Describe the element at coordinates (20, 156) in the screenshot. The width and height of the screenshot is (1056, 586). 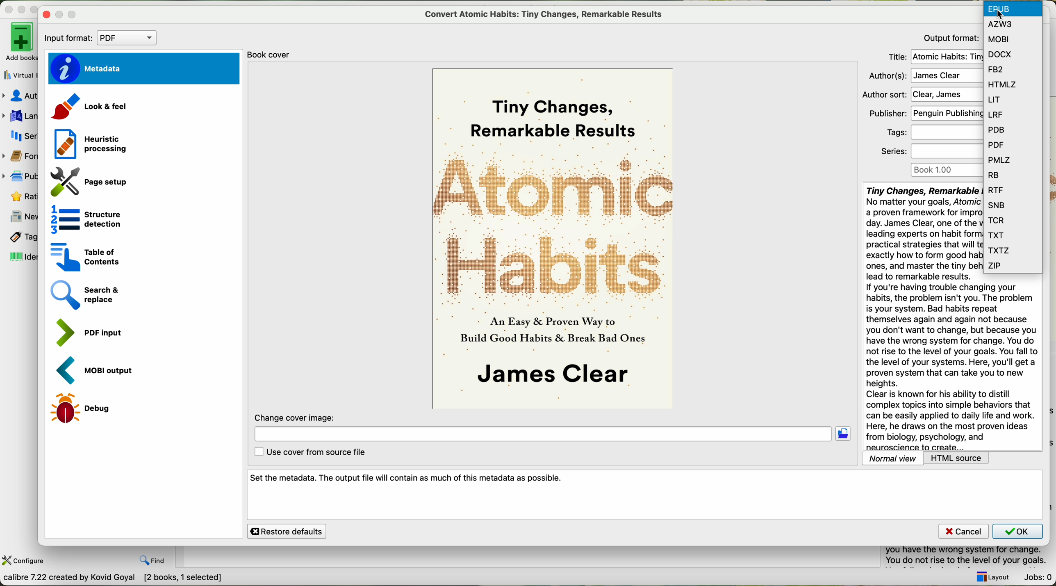
I see `formats` at that location.